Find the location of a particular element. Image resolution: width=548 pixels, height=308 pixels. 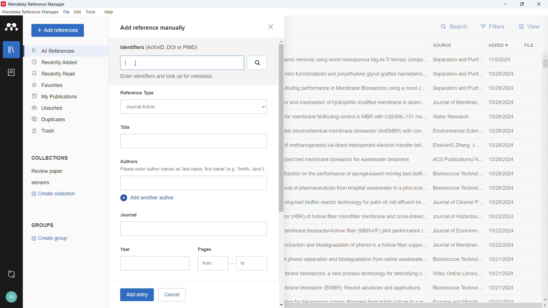

authors is located at coordinates (128, 161).